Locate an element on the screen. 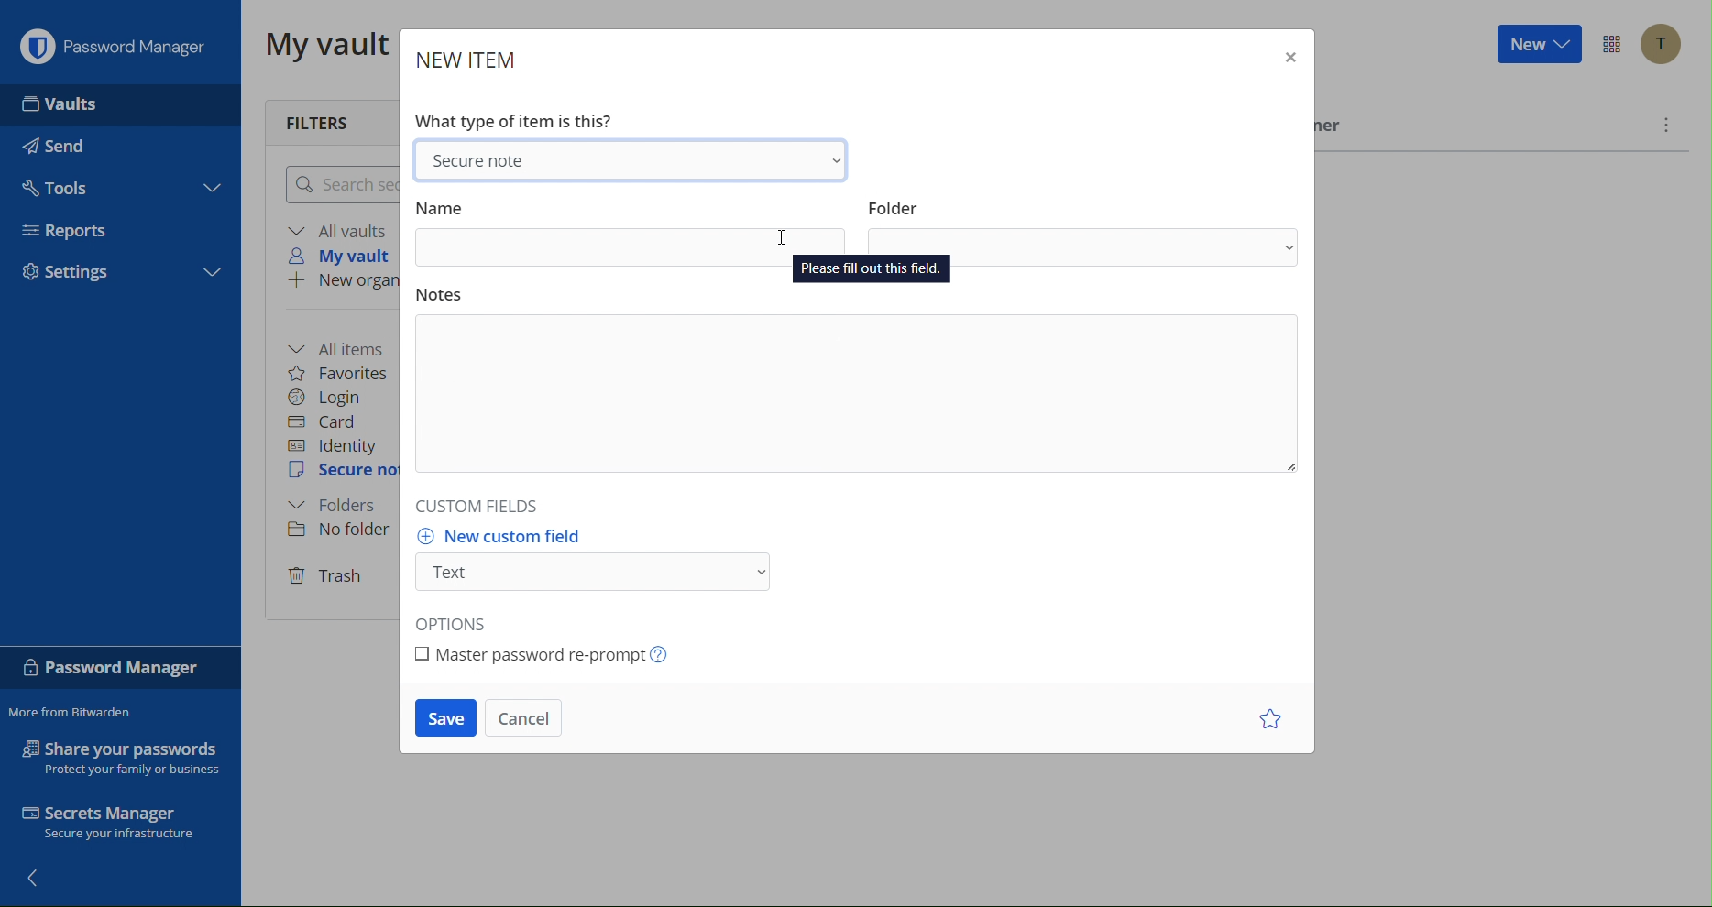 This screenshot has width=1712, height=907. Close is located at coordinates (1288, 58).